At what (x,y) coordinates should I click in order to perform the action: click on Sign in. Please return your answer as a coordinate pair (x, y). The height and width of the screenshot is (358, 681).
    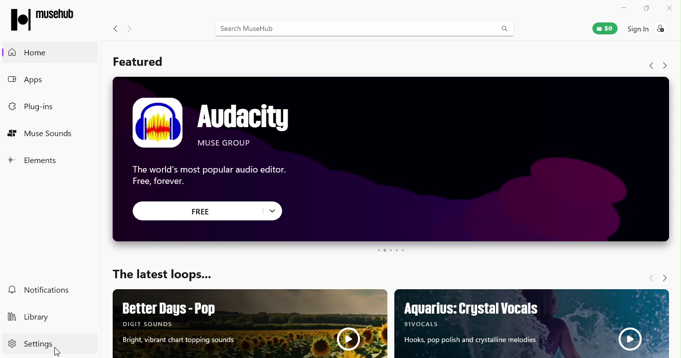
    Looking at the image, I should click on (648, 28).